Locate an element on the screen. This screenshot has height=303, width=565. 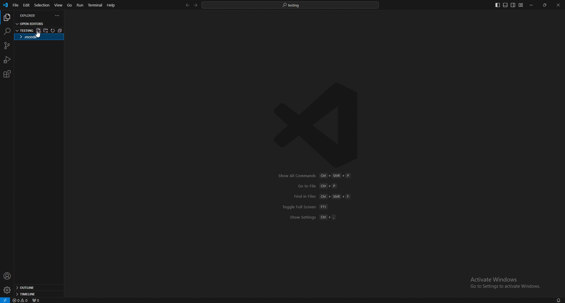
collapse is located at coordinates (62, 30).